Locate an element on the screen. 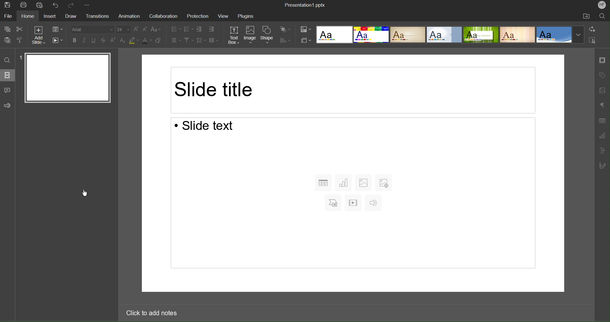  Paragraph Settings is located at coordinates (601, 106).